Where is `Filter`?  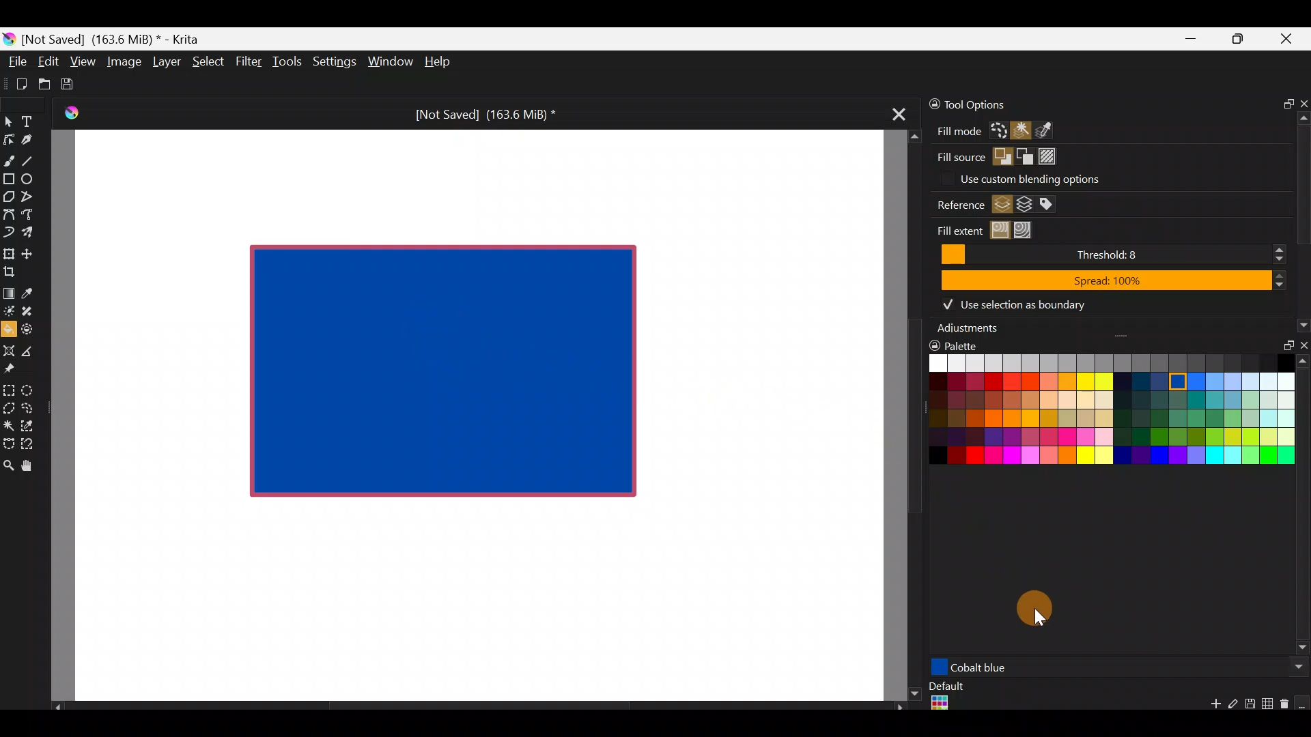 Filter is located at coordinates (246, 61).